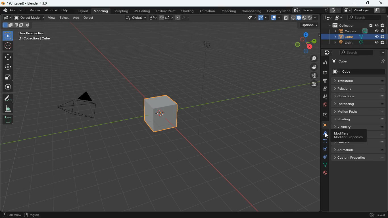  Describe the element at coordinates (11, 214) in the screenshot. I see `pan view` at that location.